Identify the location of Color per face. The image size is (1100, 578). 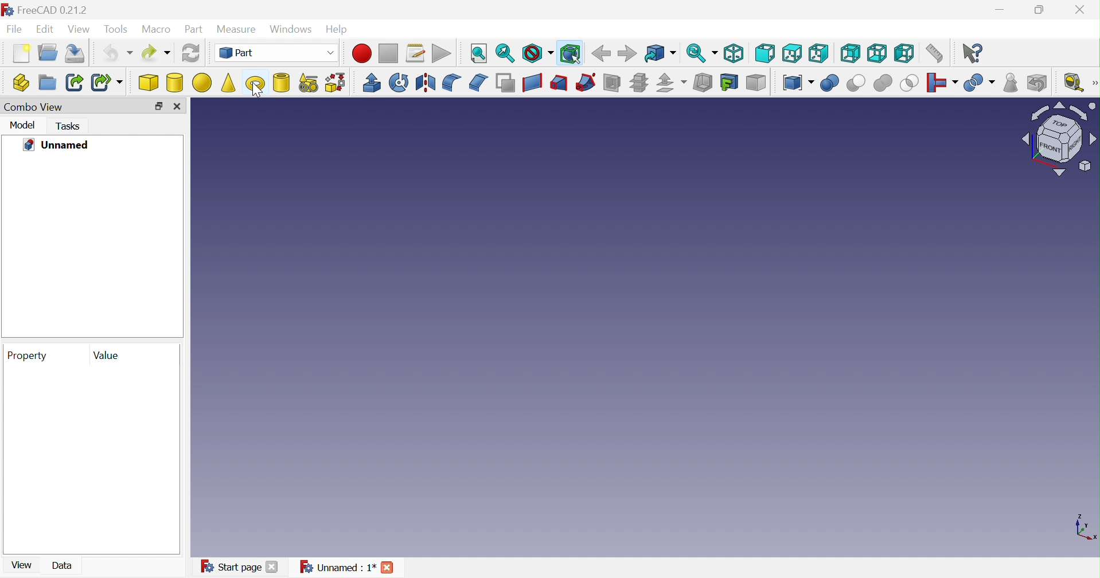
(754, 83).